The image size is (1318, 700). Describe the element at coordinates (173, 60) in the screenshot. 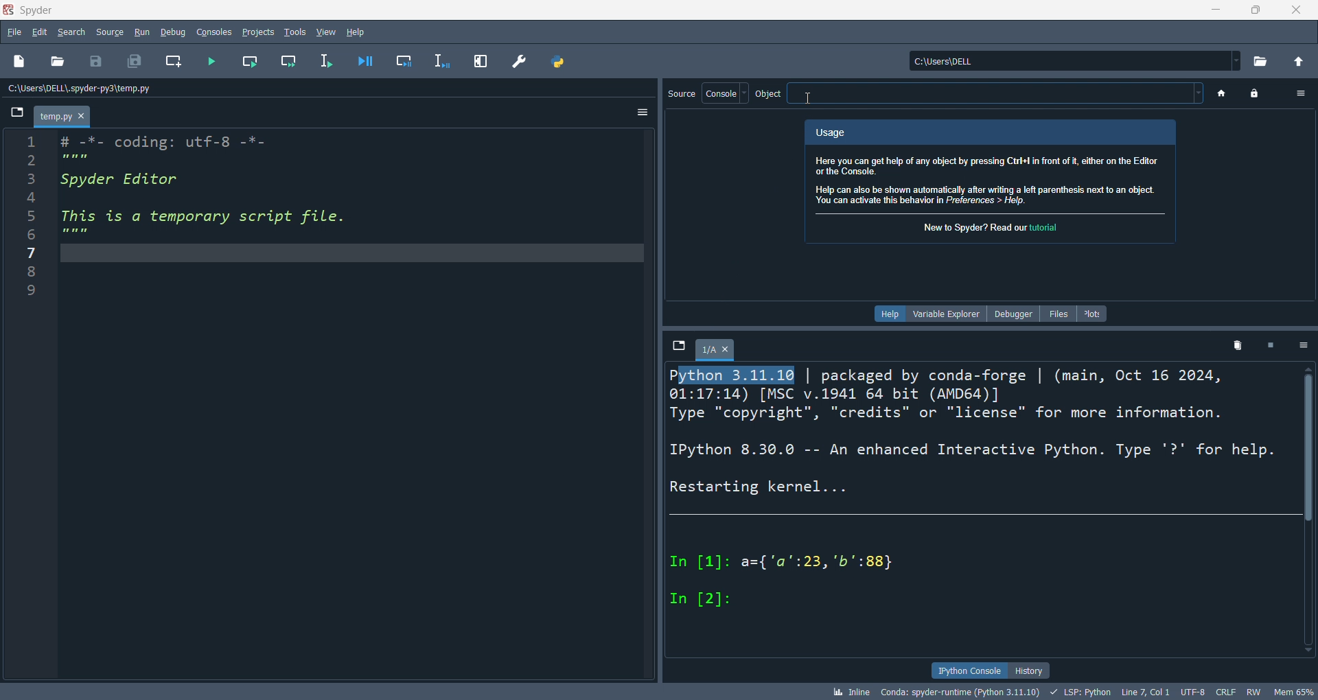

I see `new cel` at that location.